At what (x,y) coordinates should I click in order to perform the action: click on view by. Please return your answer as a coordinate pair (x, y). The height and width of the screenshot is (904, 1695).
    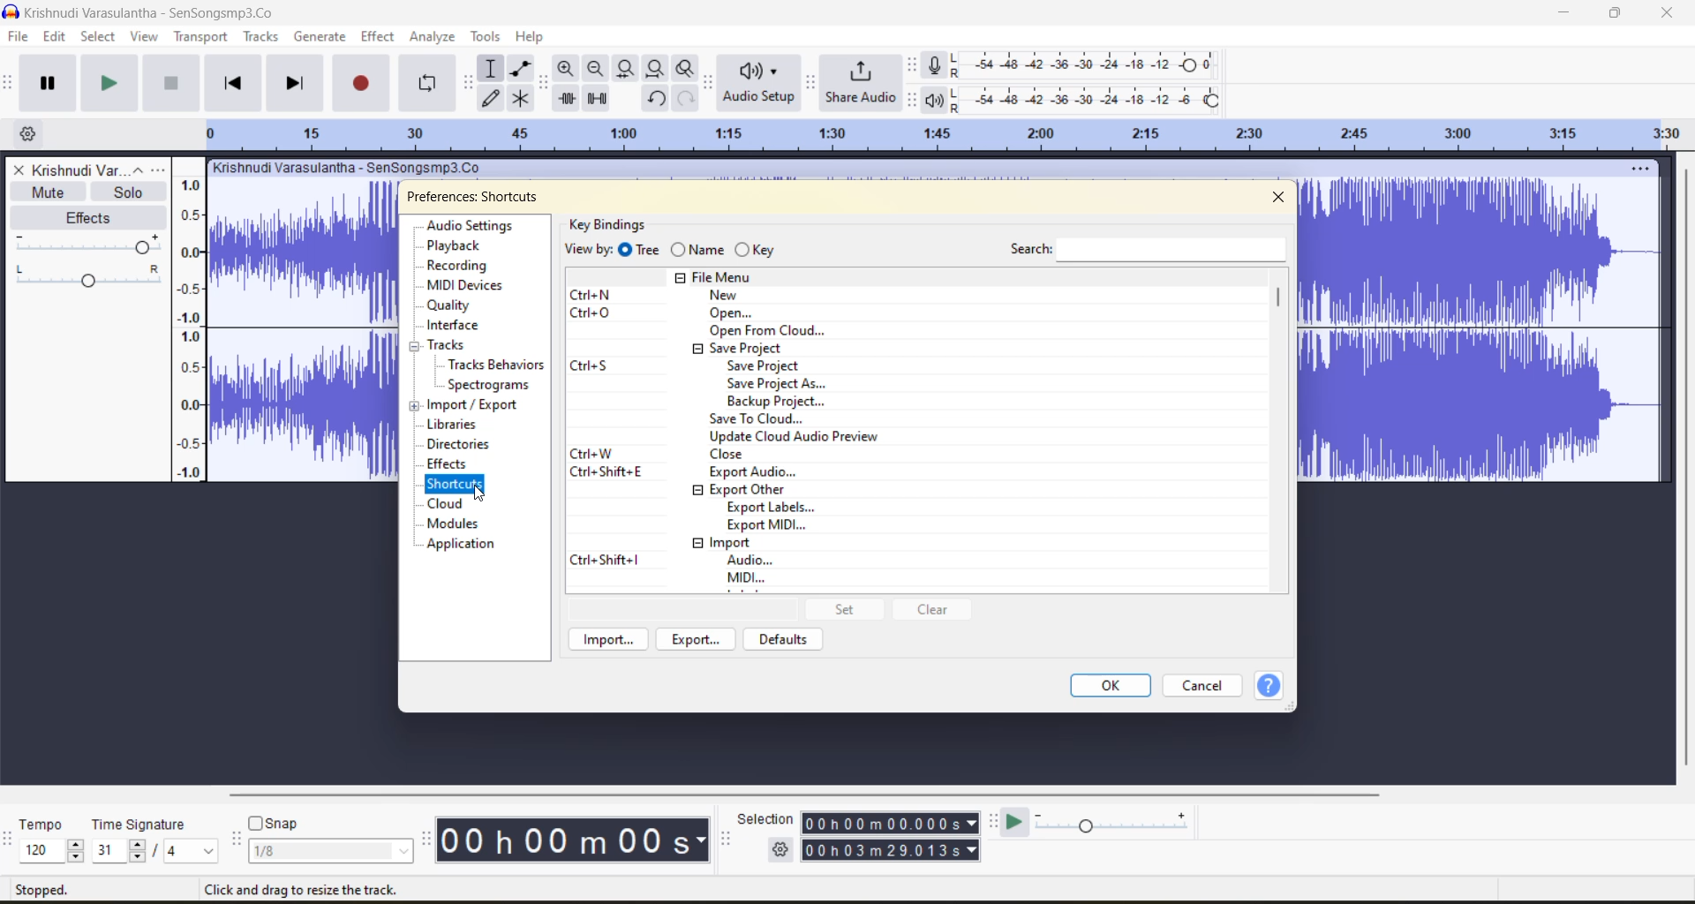
    Looking at the image, I should click on (589, 249).